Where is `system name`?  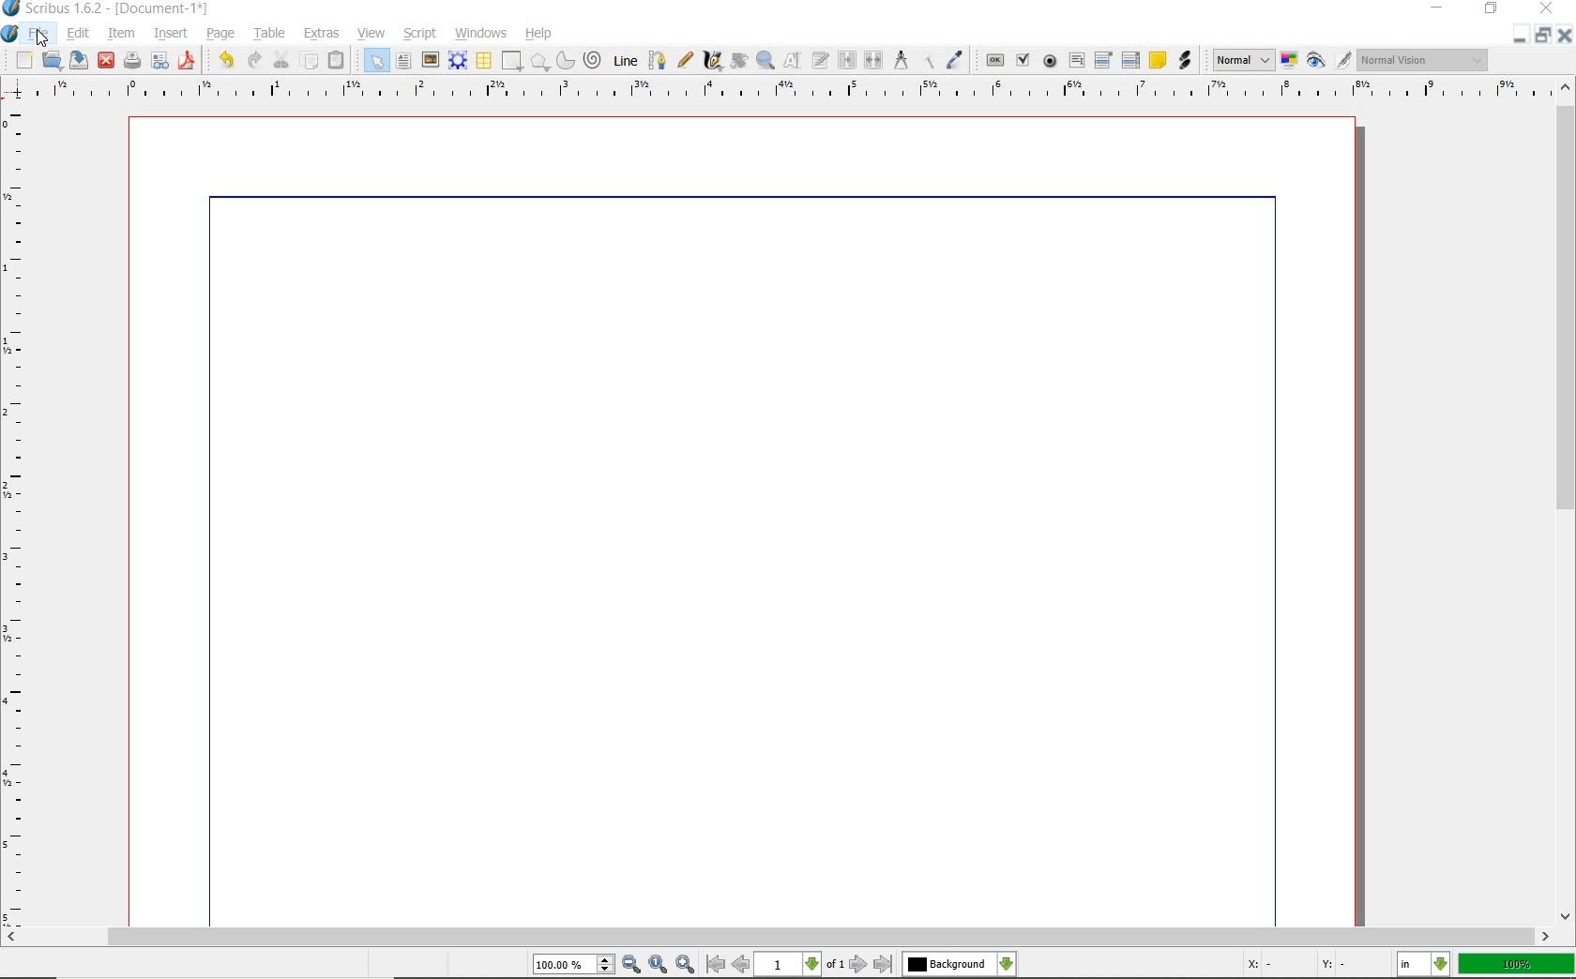
system name is located at coordinates (106, 9).